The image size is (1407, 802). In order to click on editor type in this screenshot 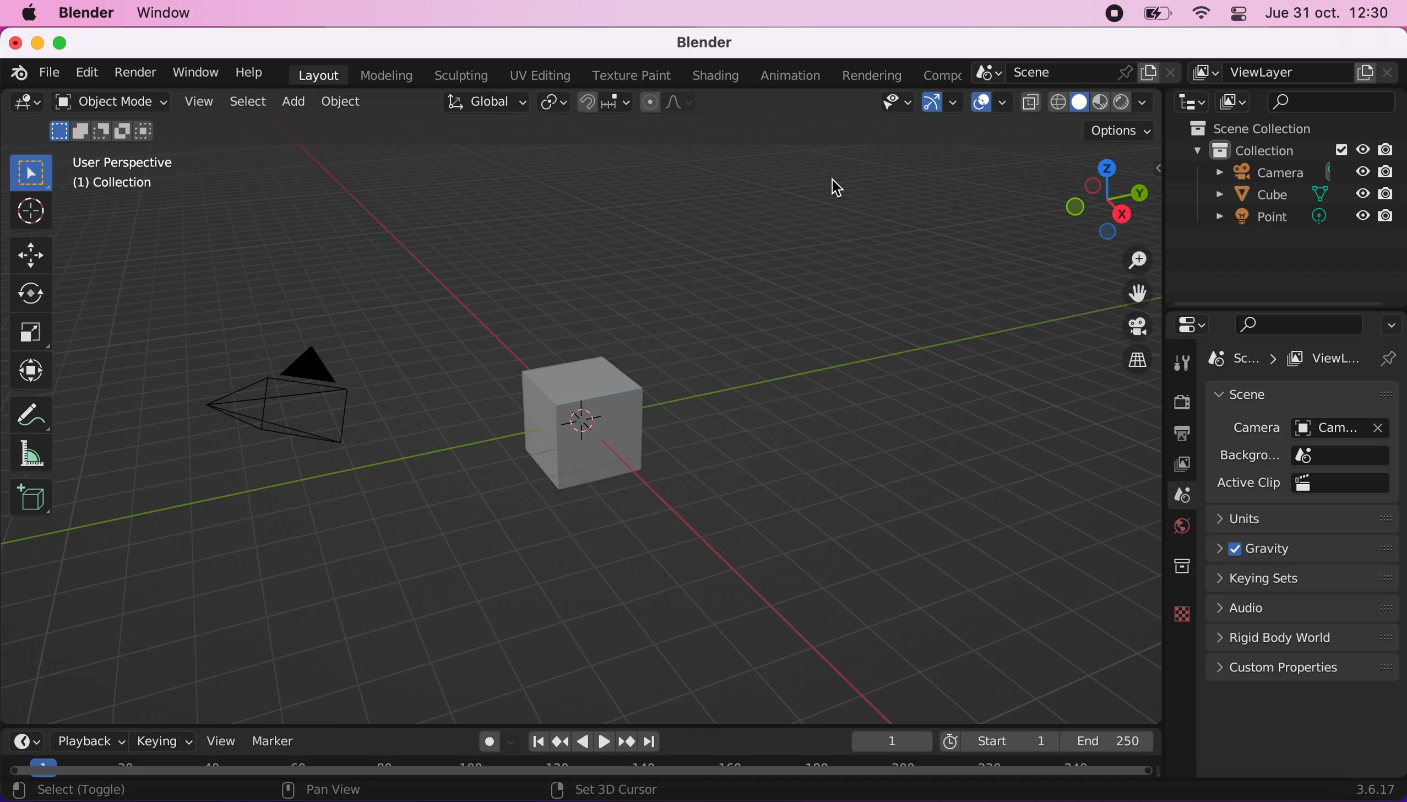, I will do `click(1188, 101)`.